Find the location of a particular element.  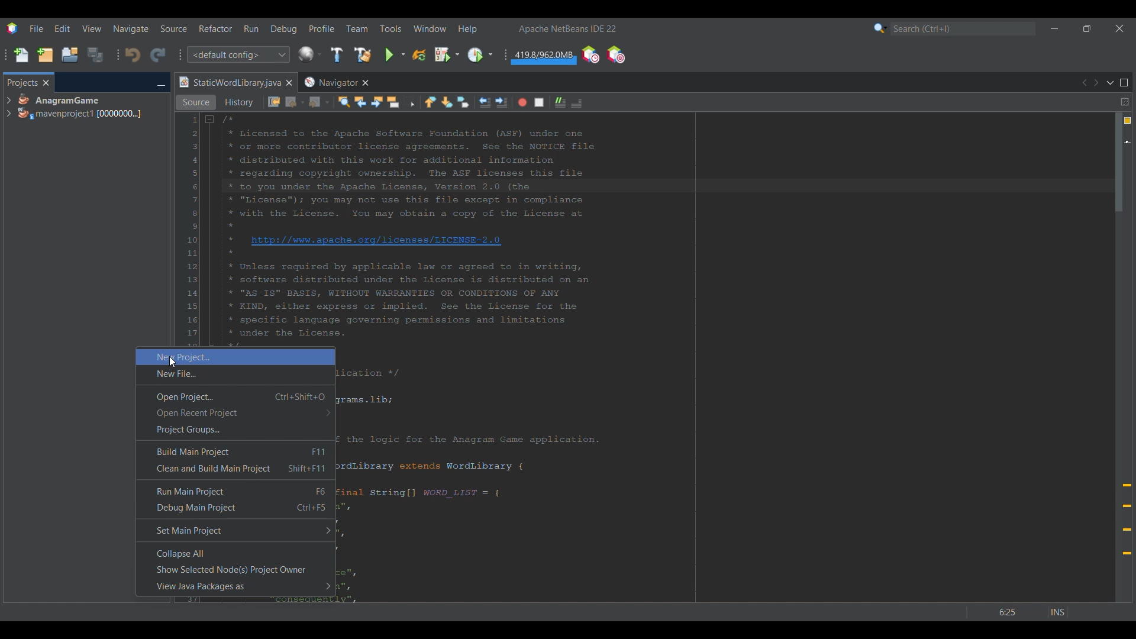

History view is located at coordinates (240, 102).